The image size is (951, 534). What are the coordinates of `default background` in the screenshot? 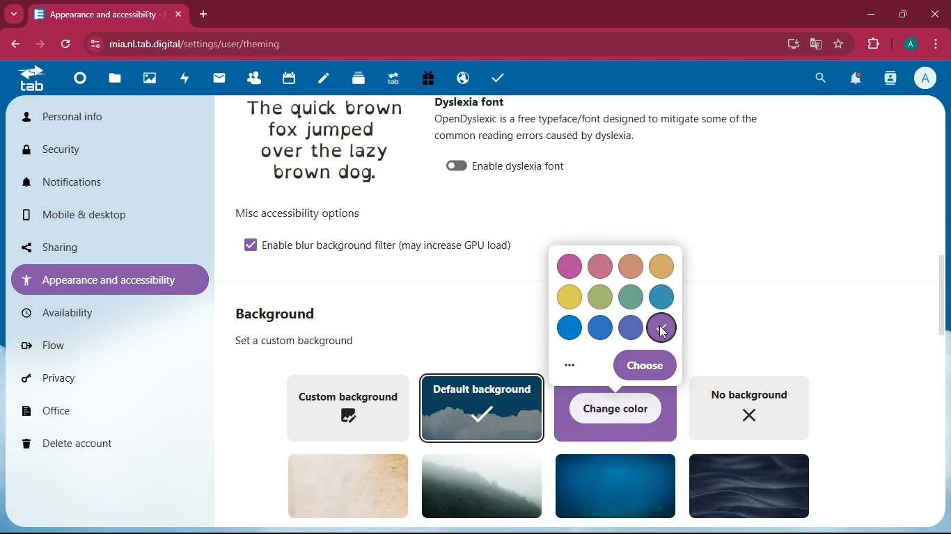 It's located at (483, 407).